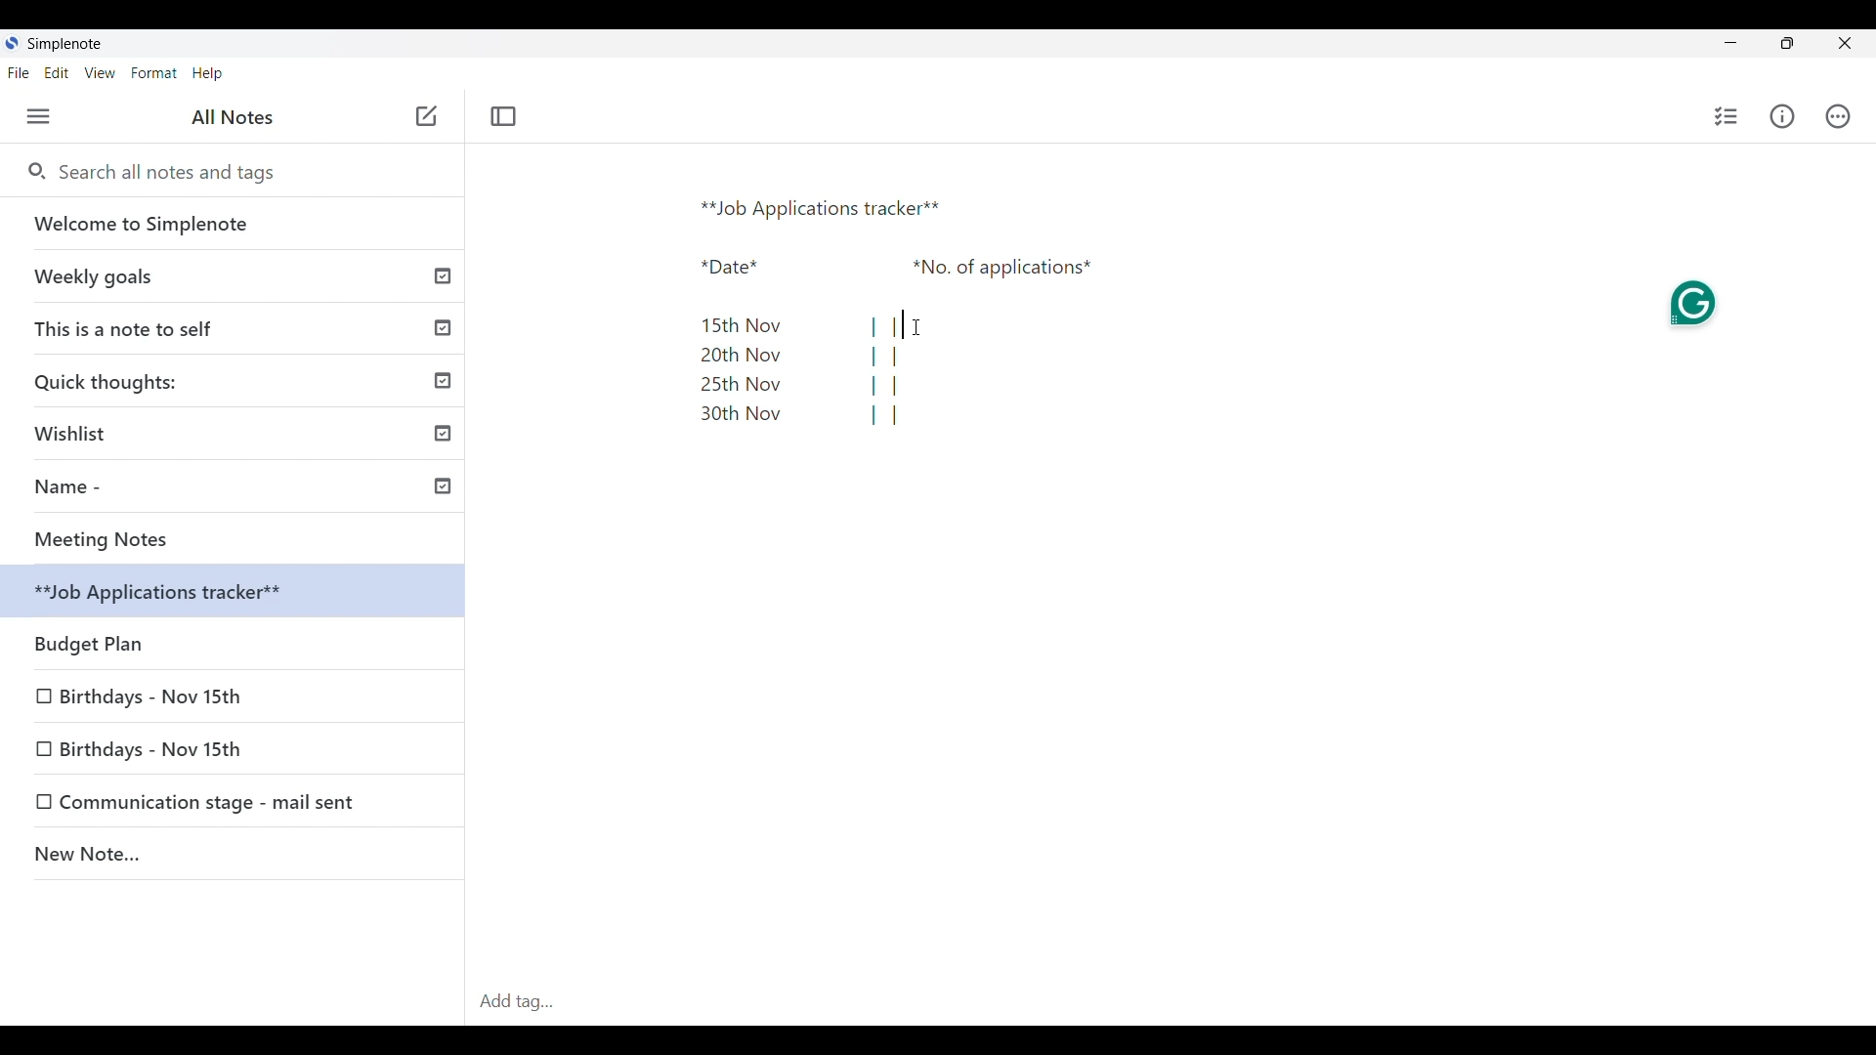 Image resolution: width=1876 pixels, height=1055 pixels. Describe the element at coordinates (1846, 43) in the screenshot. I see `Close interface` at that location.